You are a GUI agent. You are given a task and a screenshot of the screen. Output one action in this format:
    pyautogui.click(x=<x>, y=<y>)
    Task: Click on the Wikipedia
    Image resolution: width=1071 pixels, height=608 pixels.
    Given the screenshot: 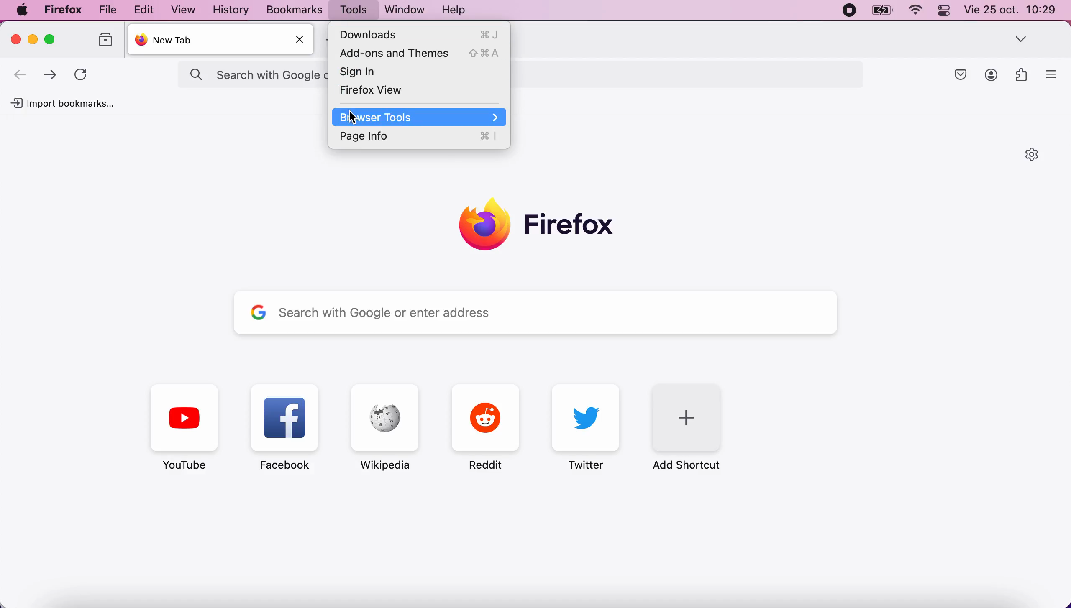 What is the action you would take?
    pyautogui.click(x=385, y=427)
    